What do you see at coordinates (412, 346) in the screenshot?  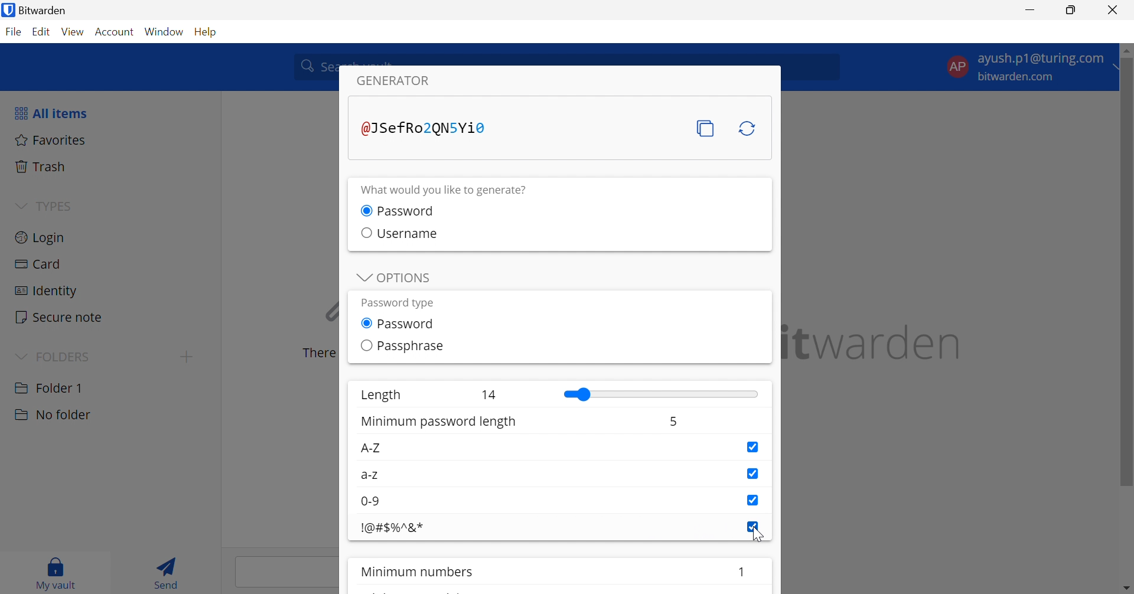 I see `Passphrase` at bounding box center [412, 346].